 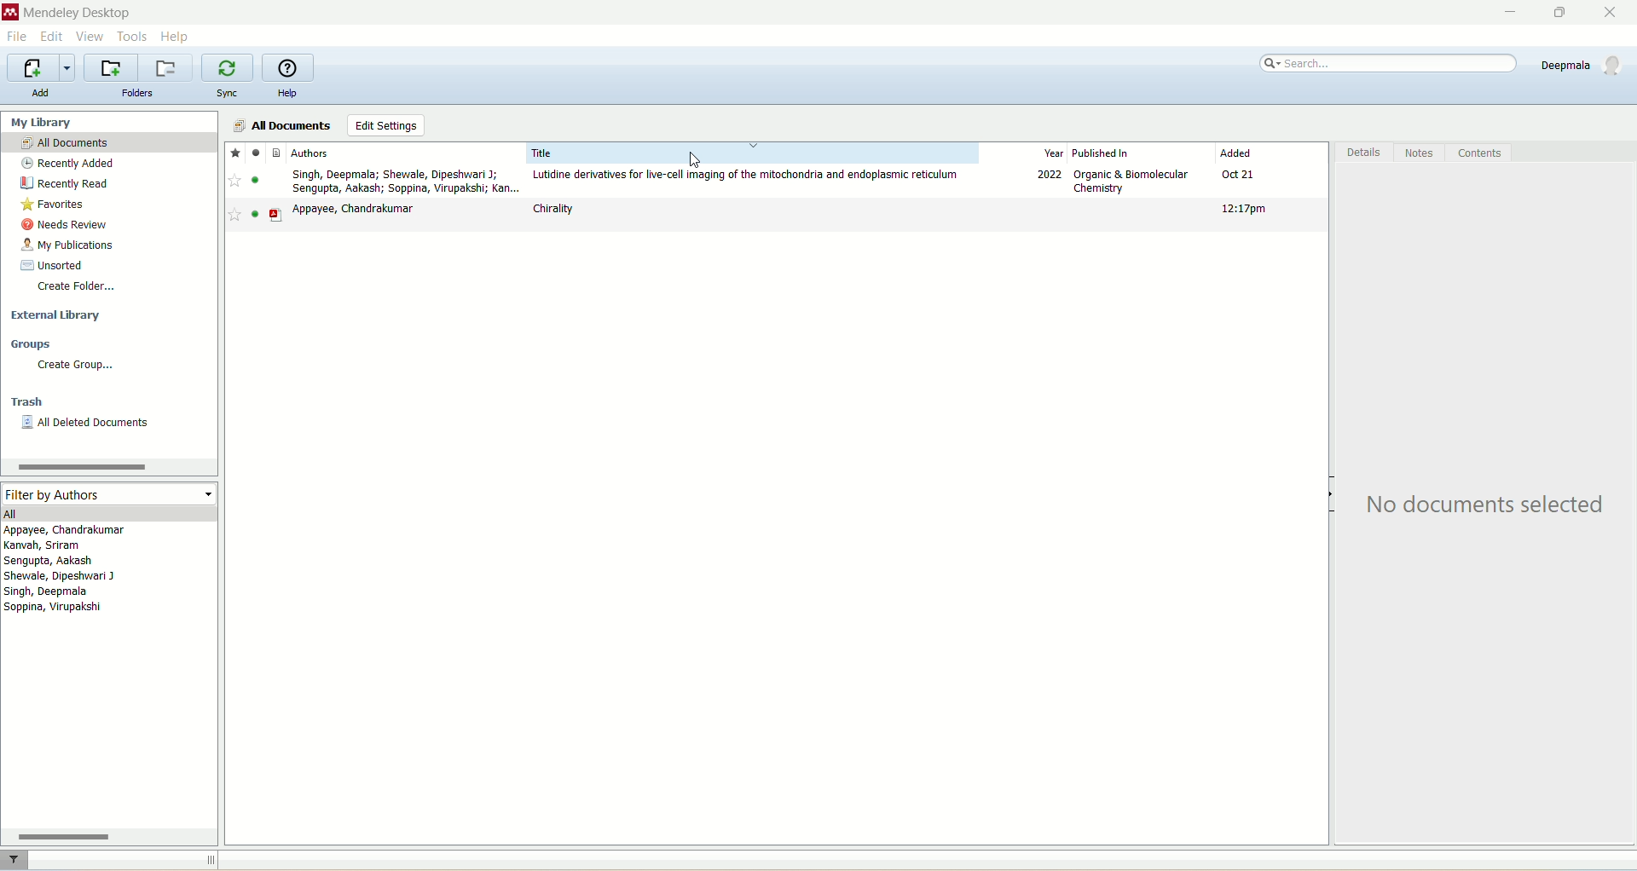 I want to click on details, so click(x=1362, y=155).